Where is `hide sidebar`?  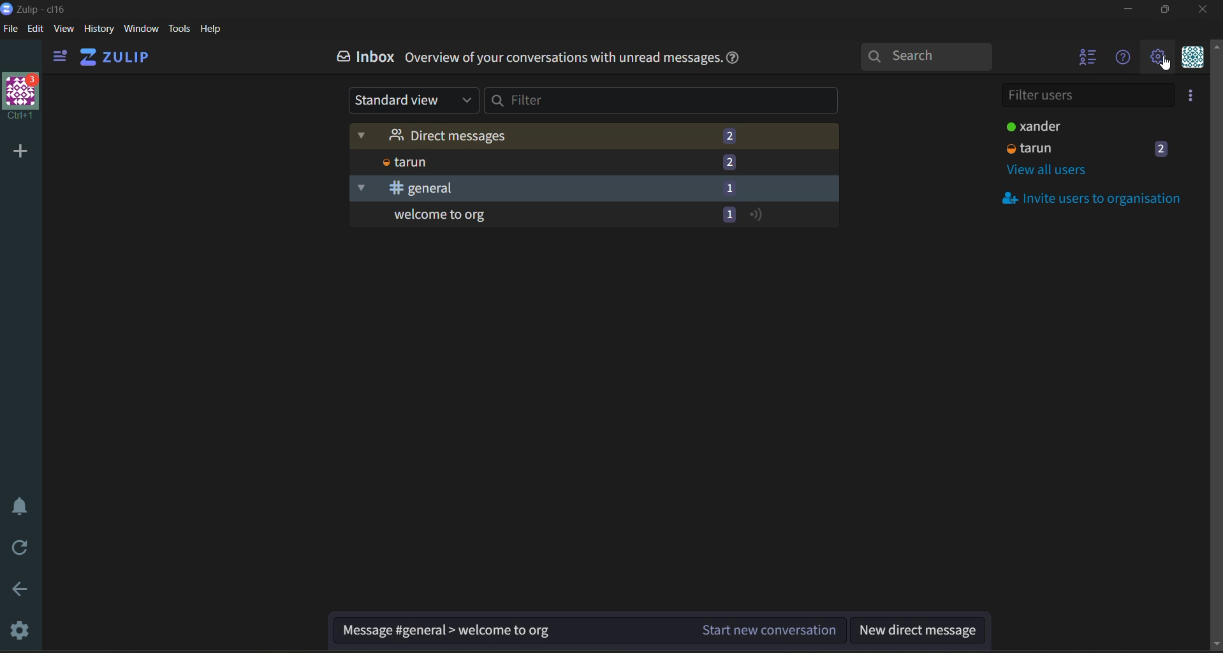 hide sidebar is located at coordinates (61, 57).